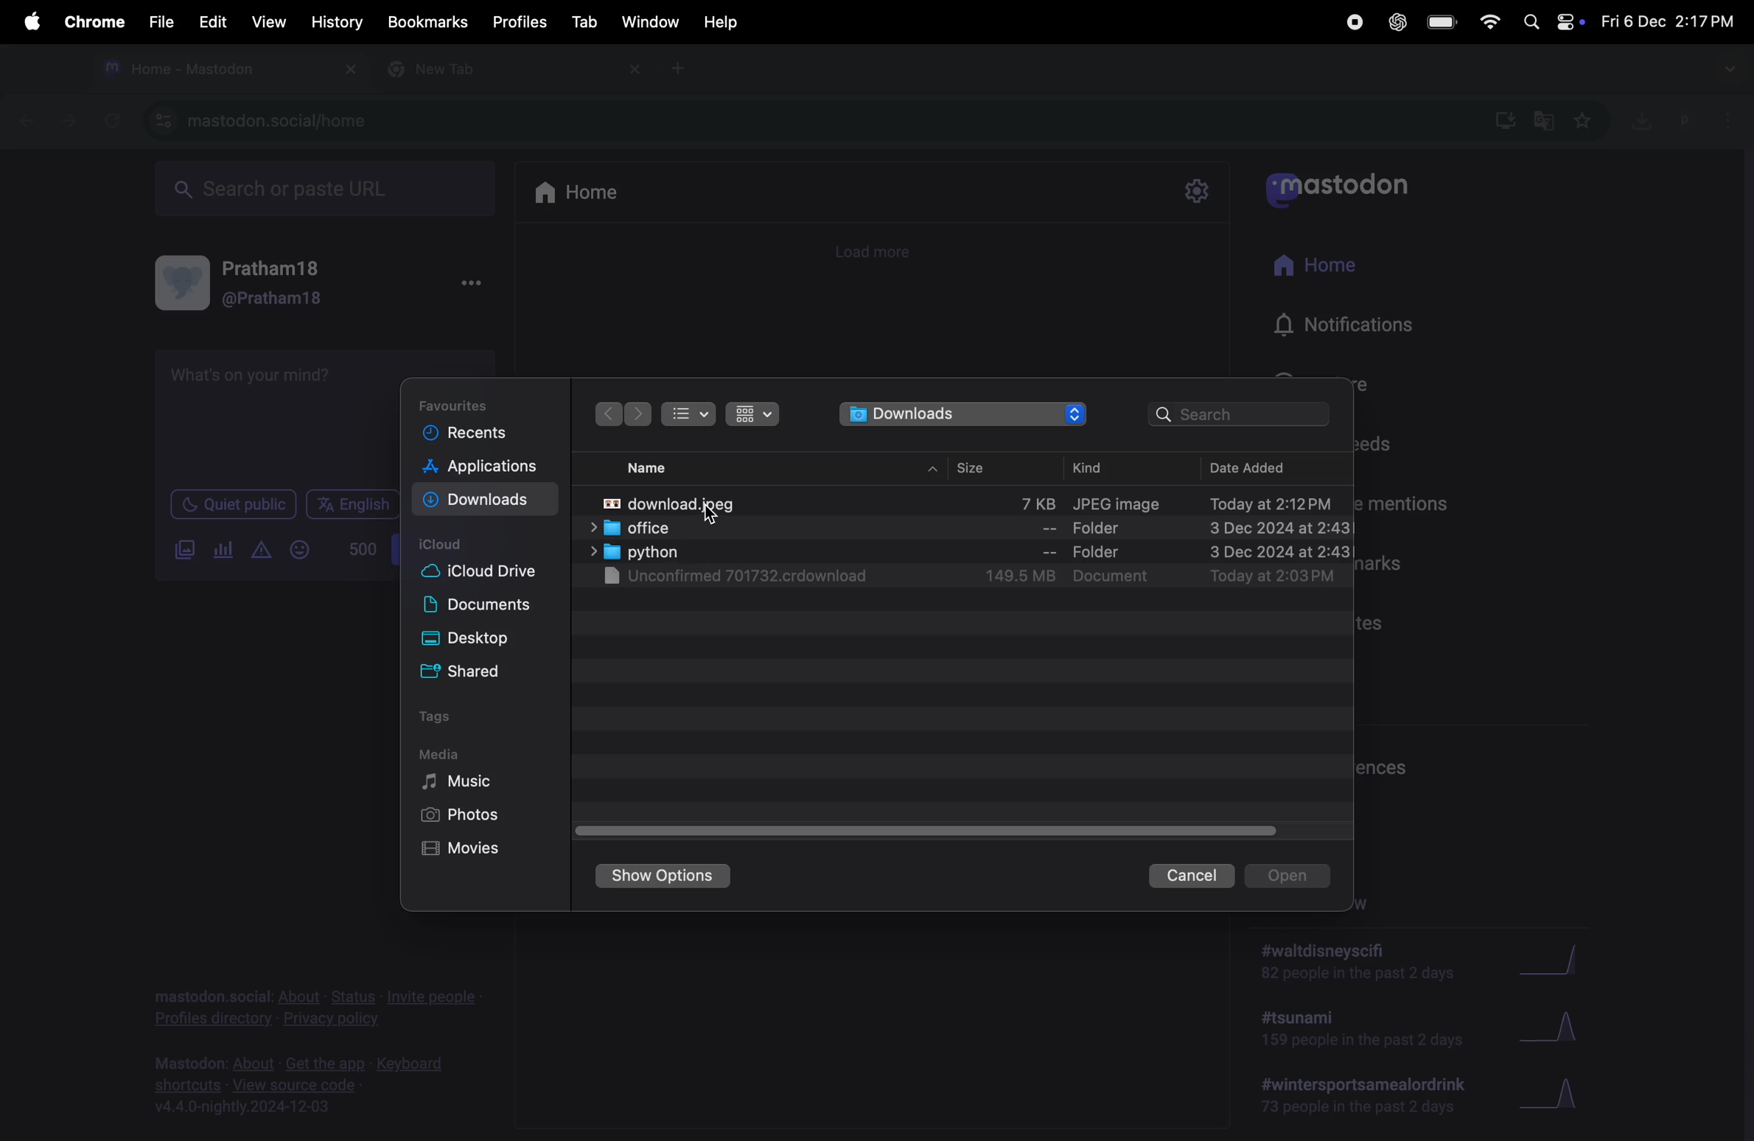  What do you see at coordinates (1570, 1090) in the screenshot?
I see `Graph` at bounding box center [1570, 1090].